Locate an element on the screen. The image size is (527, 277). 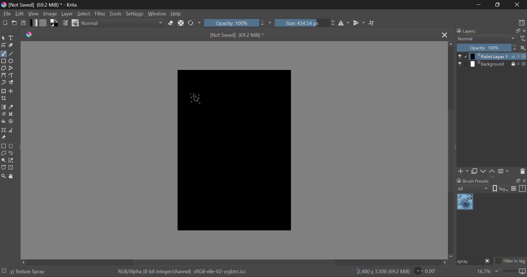
Polygon Selection is located at coordinates (4, 153).